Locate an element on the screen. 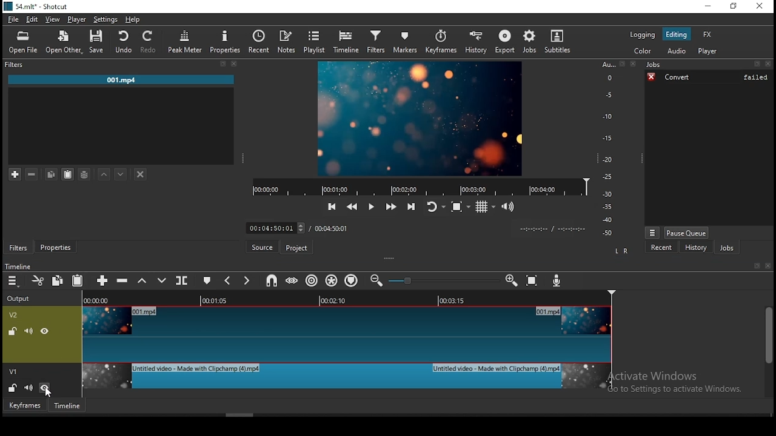  export is located at coordinates (504, 42).